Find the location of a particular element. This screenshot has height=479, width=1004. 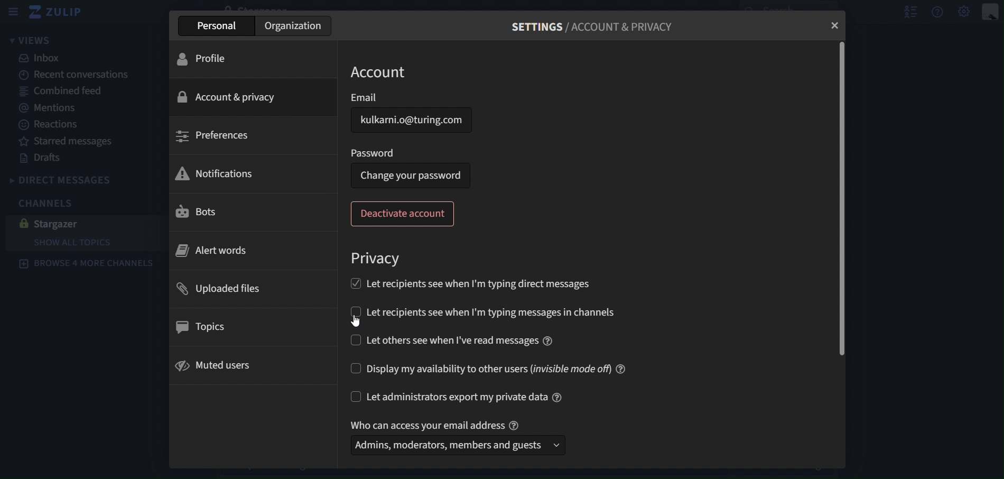

combined feed is located at coordinates (63, 91).